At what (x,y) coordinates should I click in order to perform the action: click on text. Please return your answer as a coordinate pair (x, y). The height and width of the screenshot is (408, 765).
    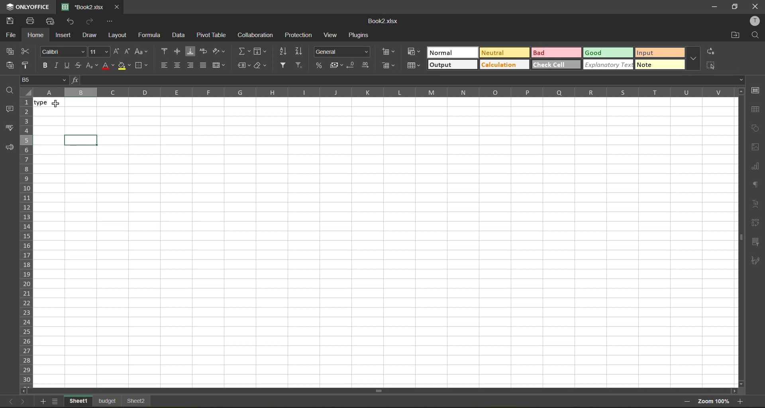
    Looking at the image, I should click on (756, 204).